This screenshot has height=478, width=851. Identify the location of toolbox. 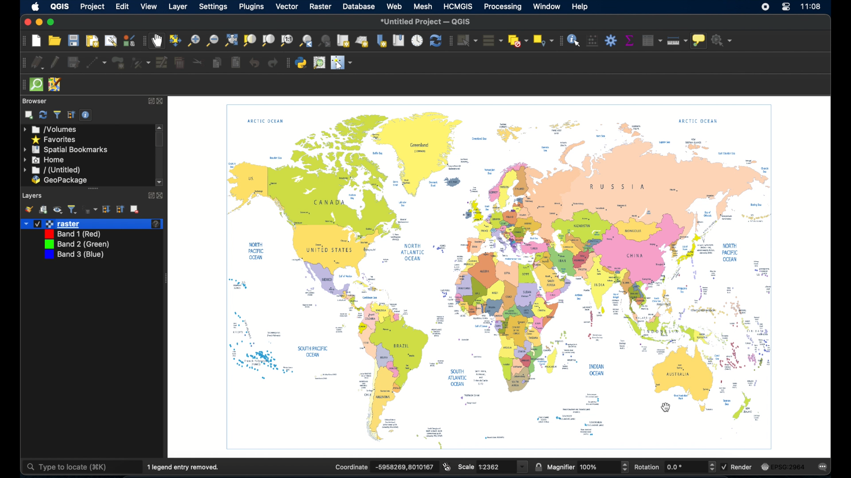
(611, 40).